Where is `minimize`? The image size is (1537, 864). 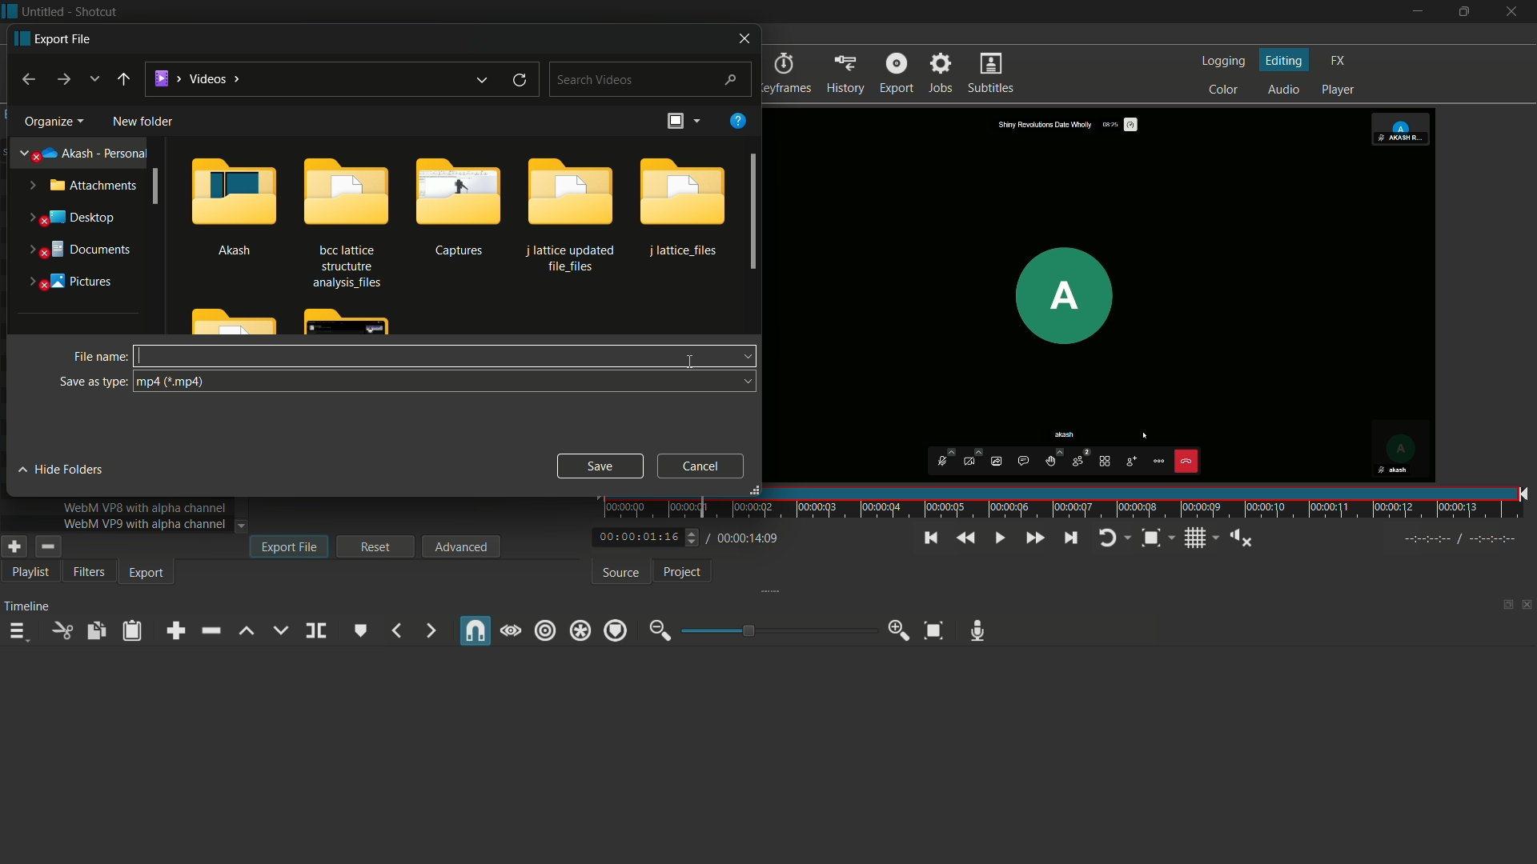
minimize is located at coordinates (1415, 12).